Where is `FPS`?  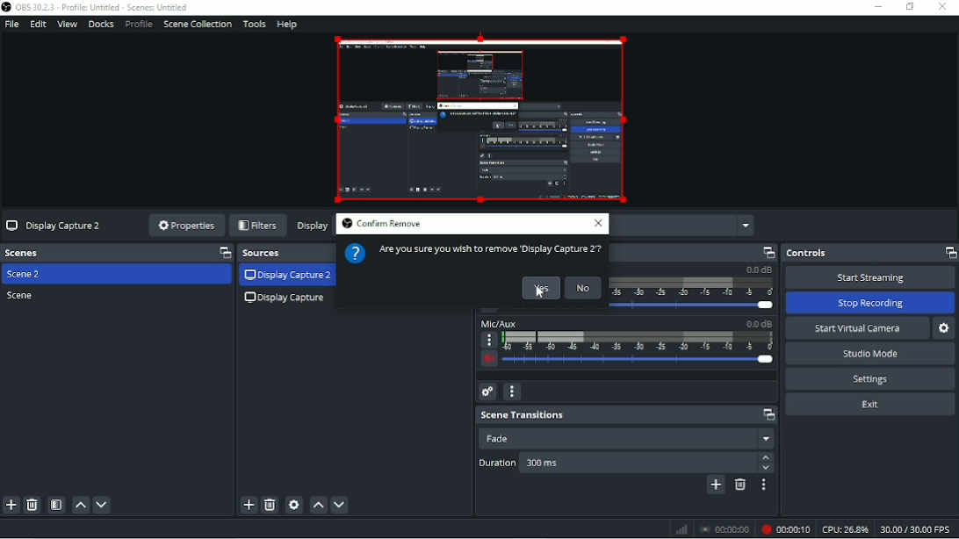
FPS is located at coordinates (917, 530).